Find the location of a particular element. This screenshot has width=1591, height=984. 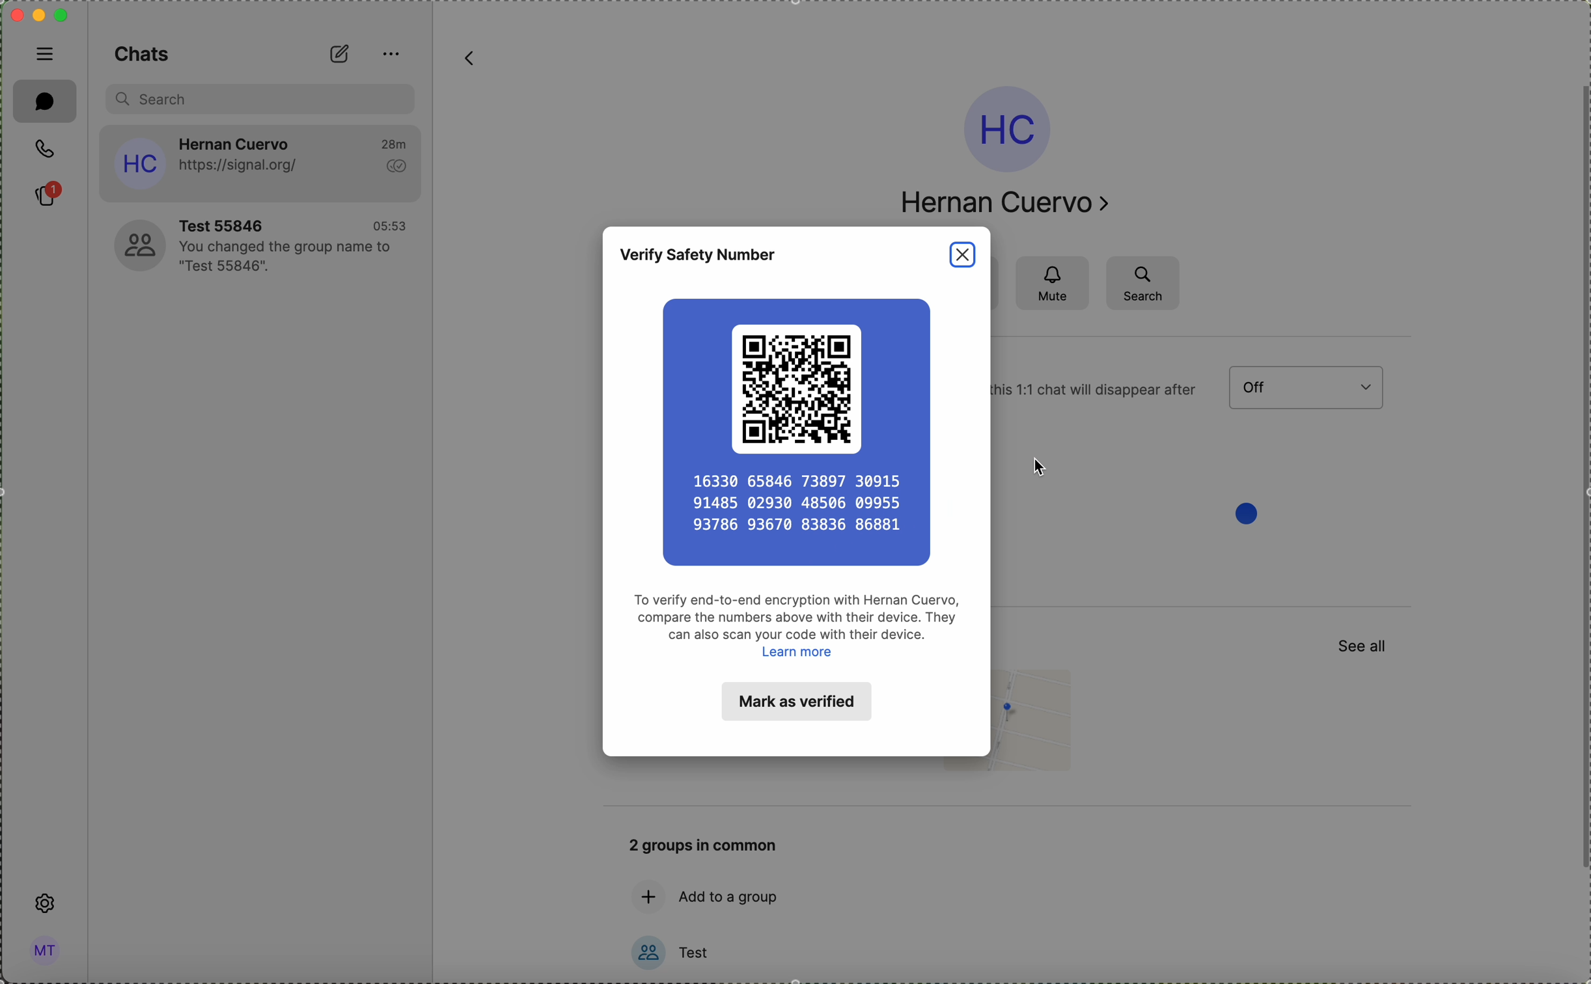

settings is located at coordinates (44, 903).